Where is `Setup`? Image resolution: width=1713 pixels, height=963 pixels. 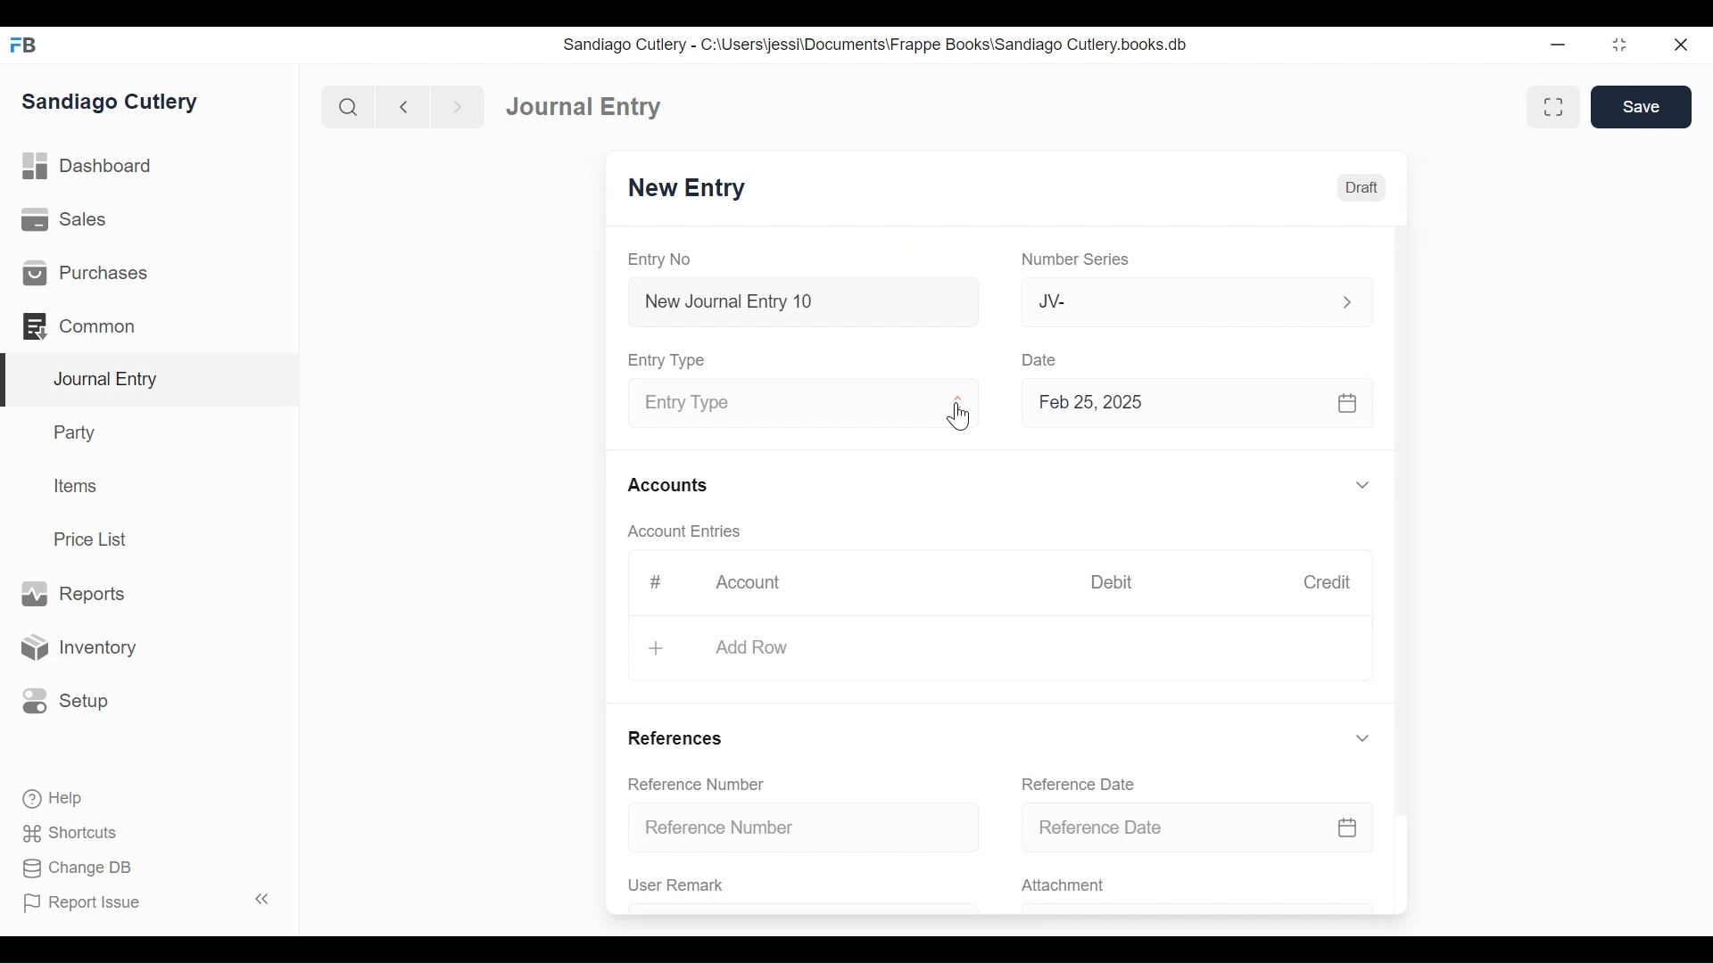 Setup is located at coordinates (66, 699).